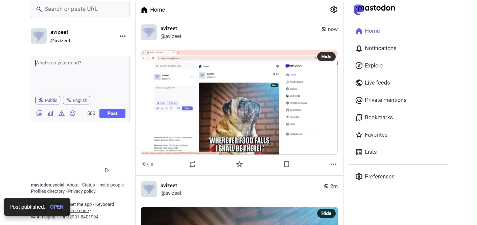 This screenshot has width=477, height=225. Describe the element at coordinates (73, 185) in the screenshot. I see `about` at that location.